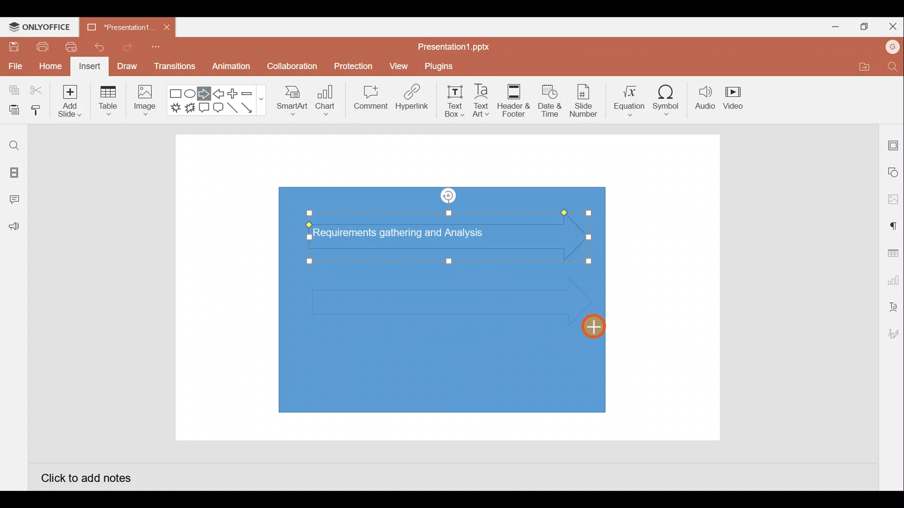 Image resolution: width=904 pixels, height=508 pixels. I want to click on Presentation1., so click(118, 26).